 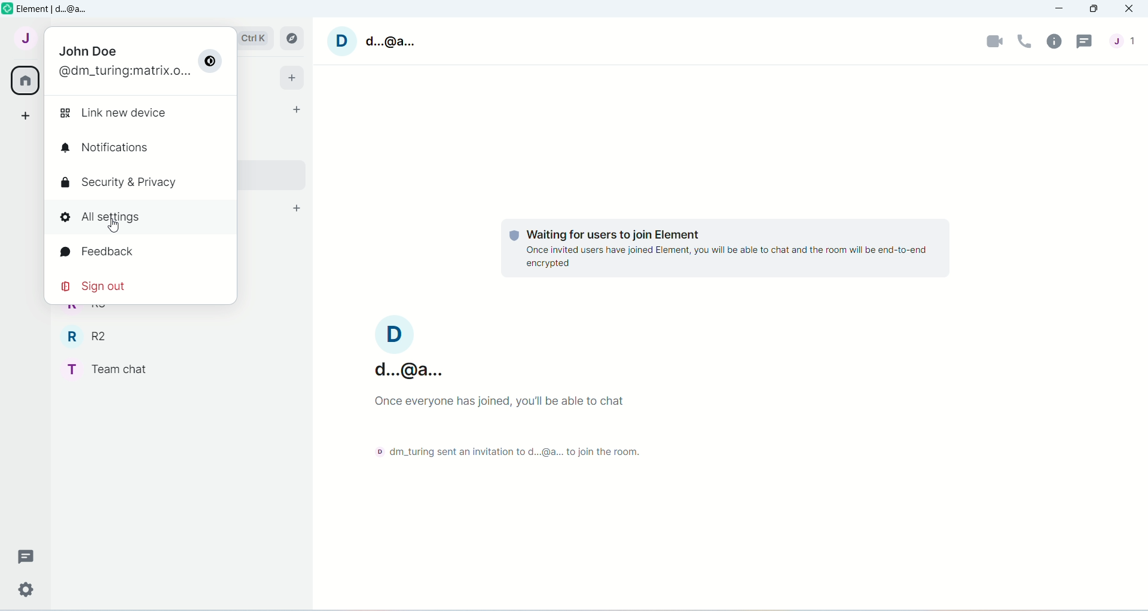 I want to click on Security and Privacy, so click(x=119, y=184).